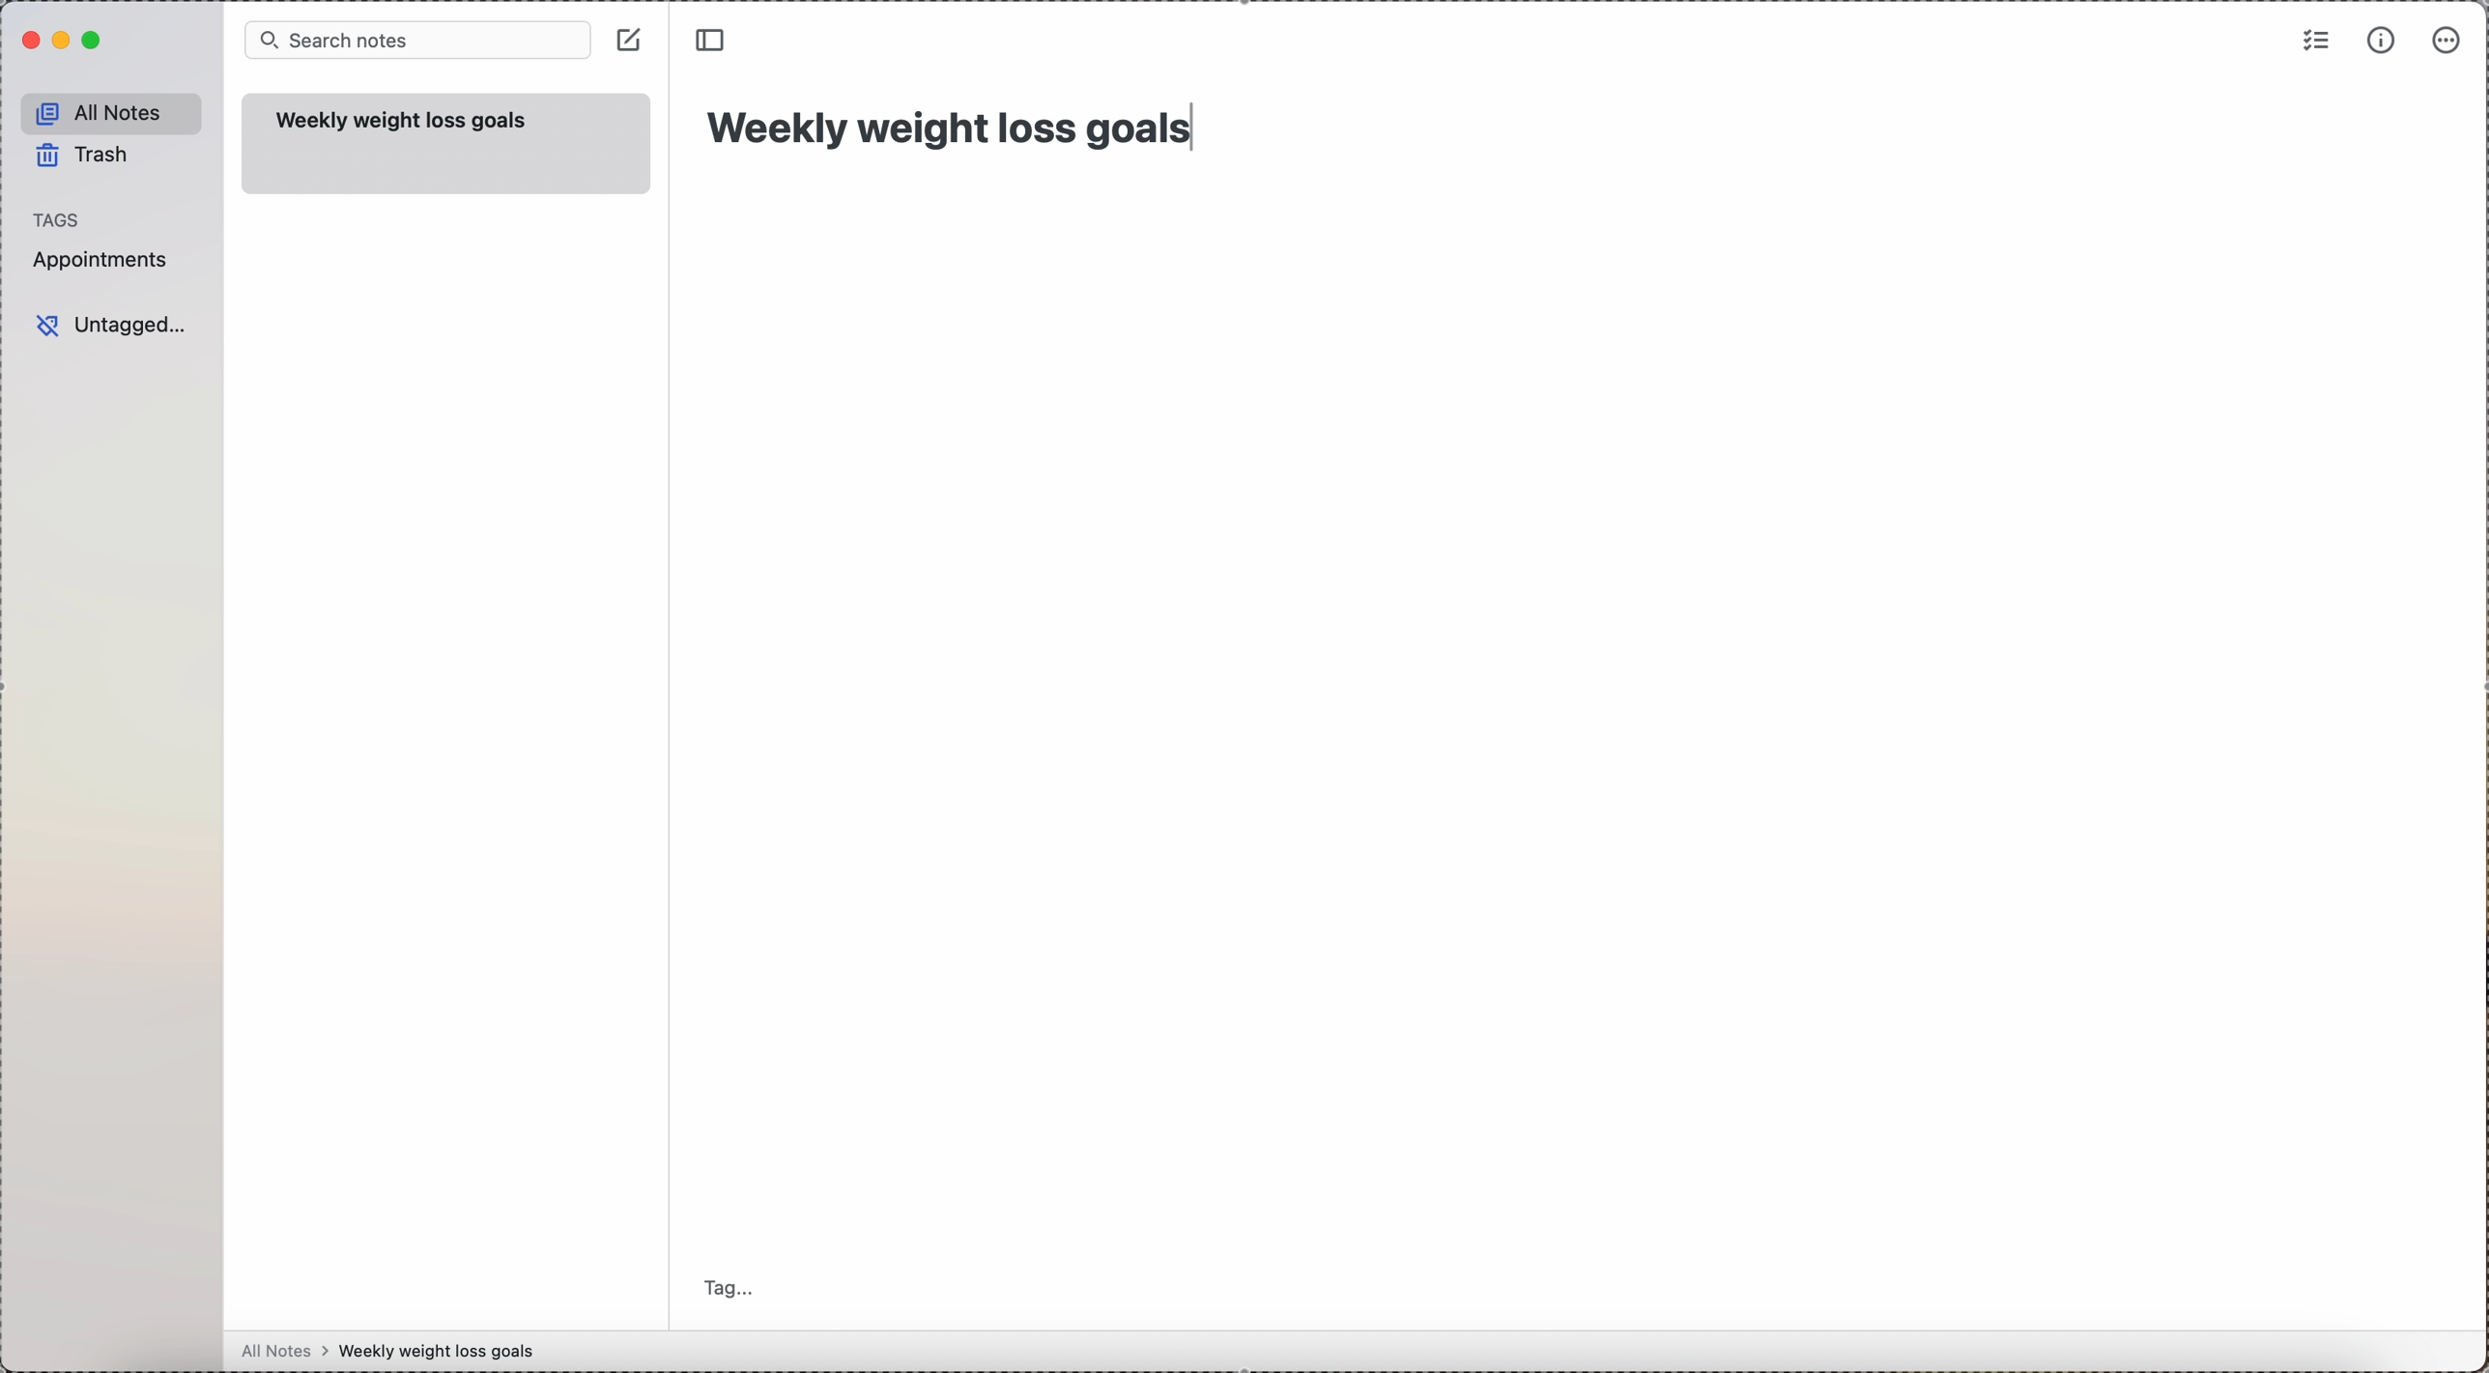 The width and height of the screenshot is (2489, 1373). I want to click on metrics, so click(2380, 42).